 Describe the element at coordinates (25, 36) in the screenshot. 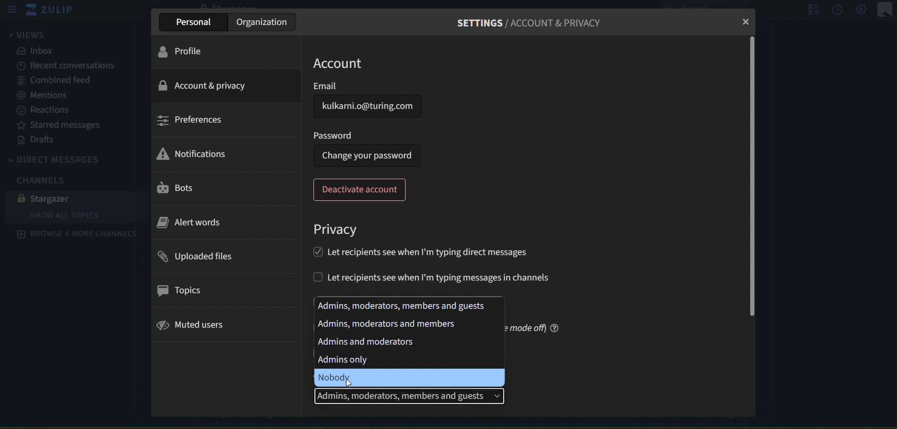

I see `views` at that location.